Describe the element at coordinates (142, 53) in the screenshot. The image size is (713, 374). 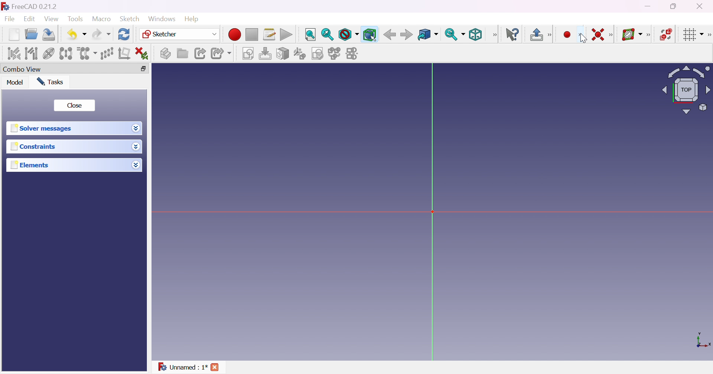
I see `Delete all constraints` at that location.